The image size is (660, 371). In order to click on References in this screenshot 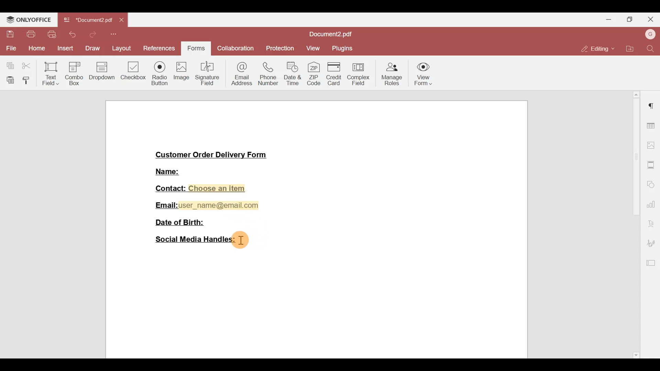, I will do `click(158, 47)`.